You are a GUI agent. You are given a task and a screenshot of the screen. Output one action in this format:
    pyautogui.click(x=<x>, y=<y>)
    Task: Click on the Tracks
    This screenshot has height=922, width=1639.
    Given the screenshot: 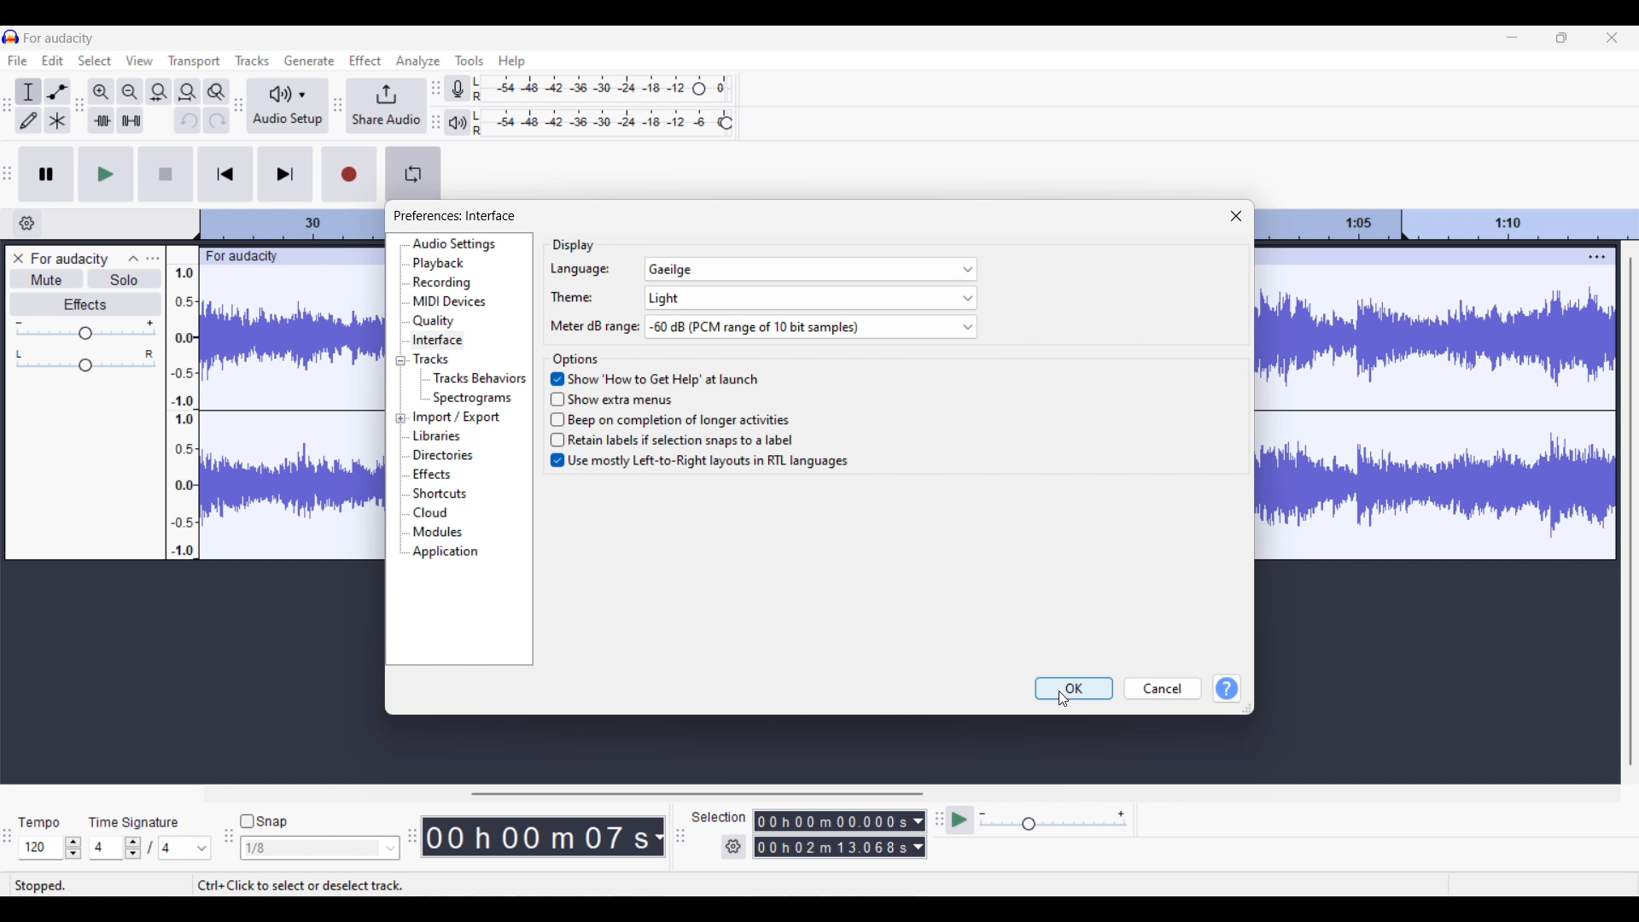 What is the action you would take?
    pyautogui.click(x=430, y=359)
    